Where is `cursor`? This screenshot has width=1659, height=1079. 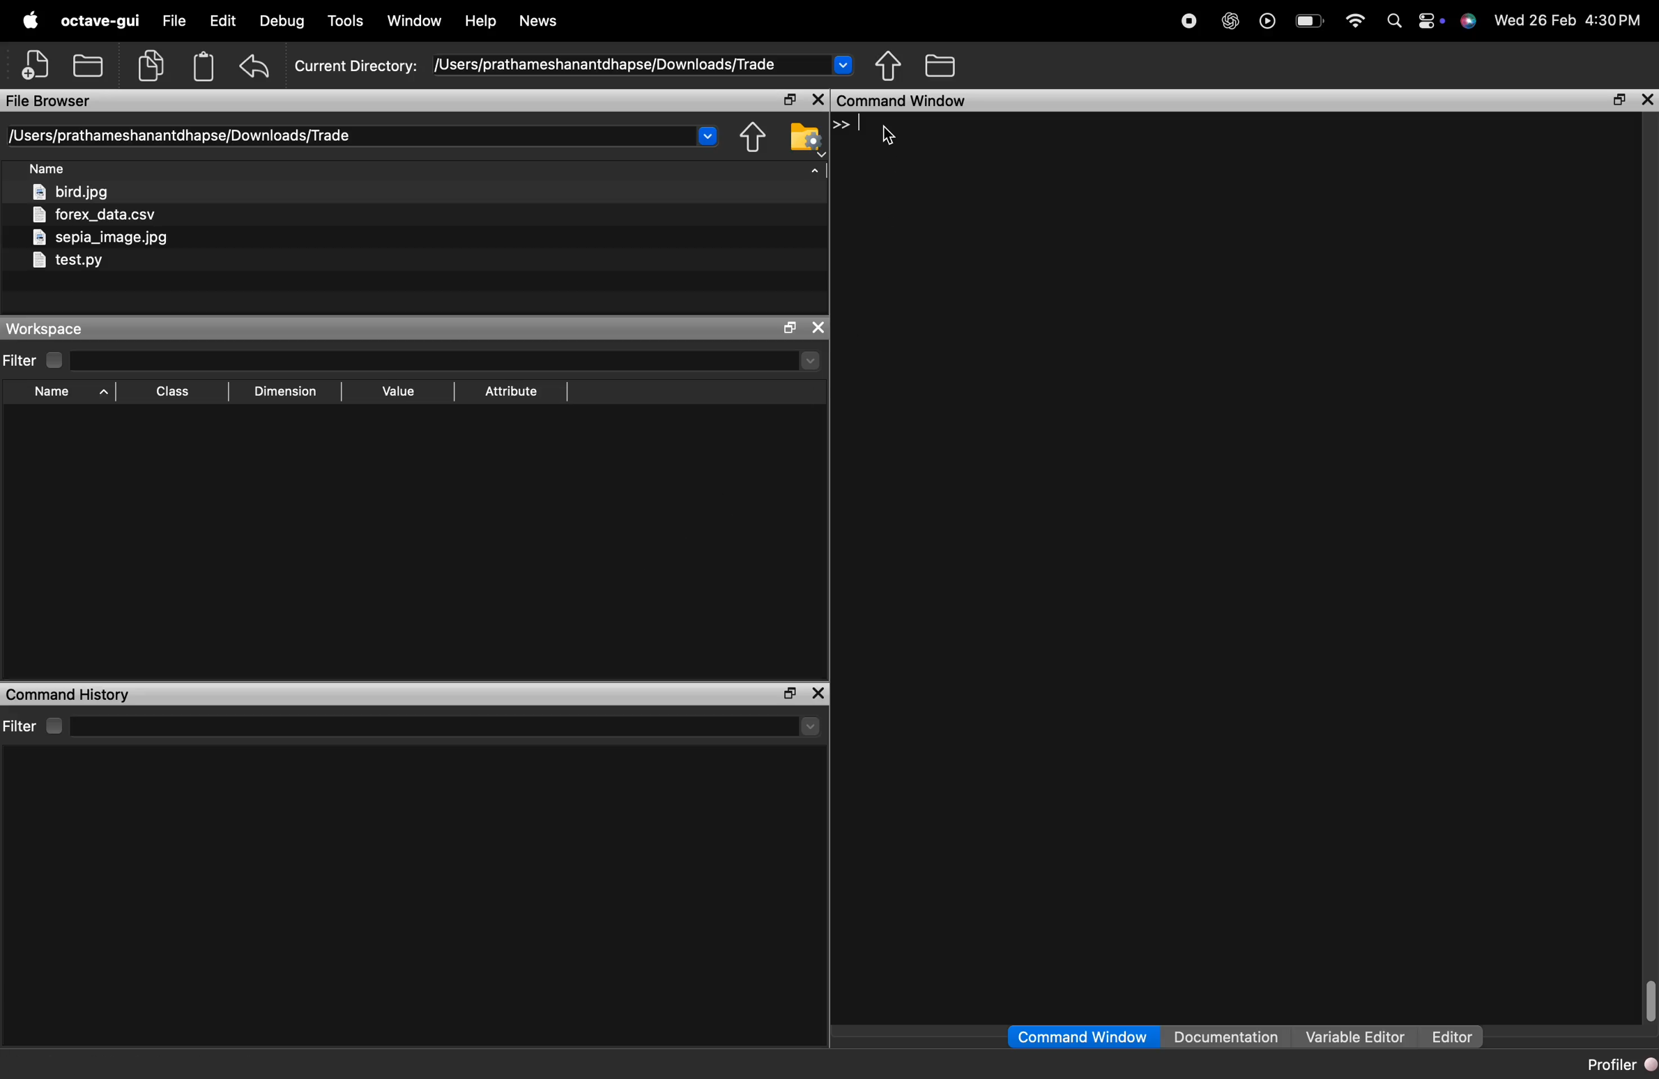
cursor is located at coordinates (890, 136).